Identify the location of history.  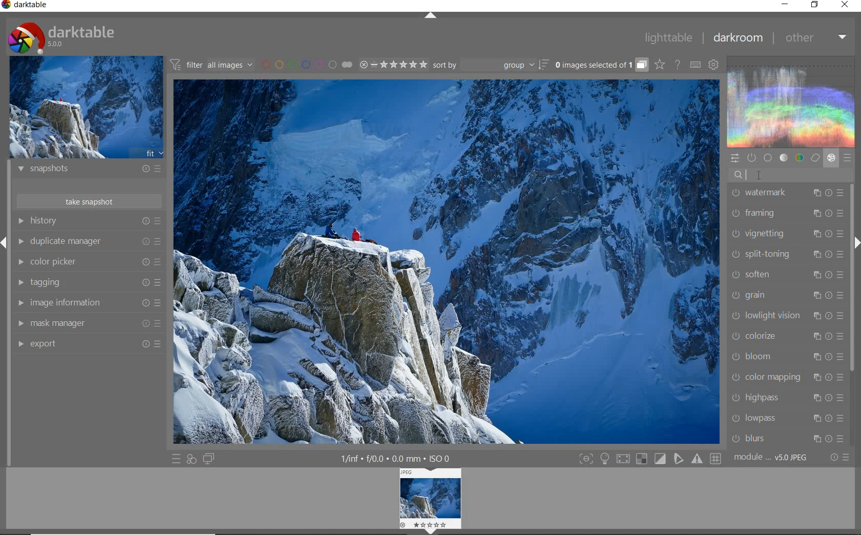
(89, 221).